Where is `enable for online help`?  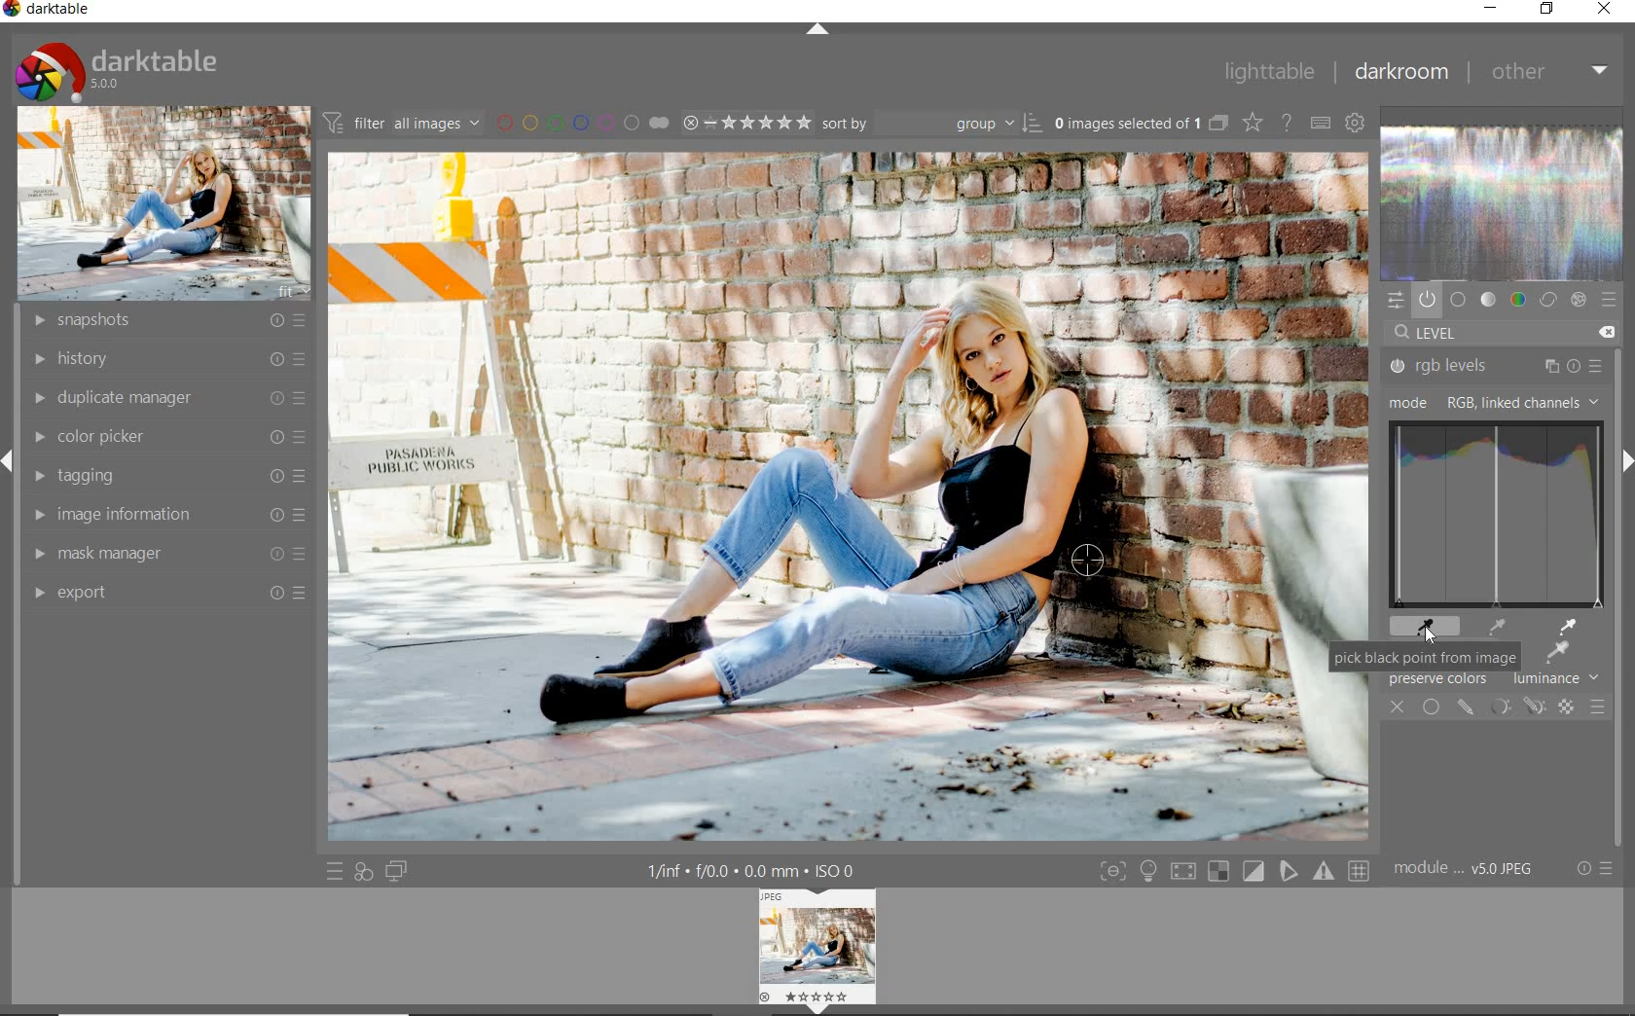 enable for online help is located at coordinates (1288, 125).